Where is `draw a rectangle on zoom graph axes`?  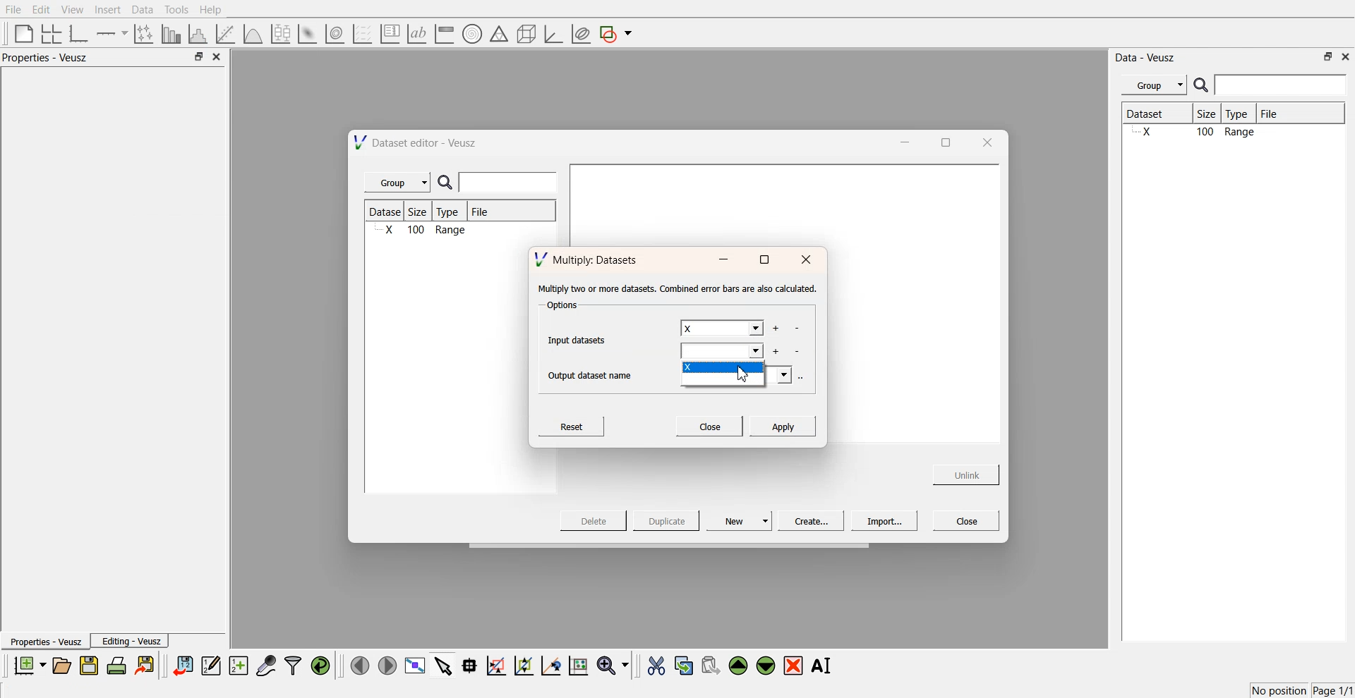
draw a rectangle on zoom graph axes is located at coordinates (495, 664).